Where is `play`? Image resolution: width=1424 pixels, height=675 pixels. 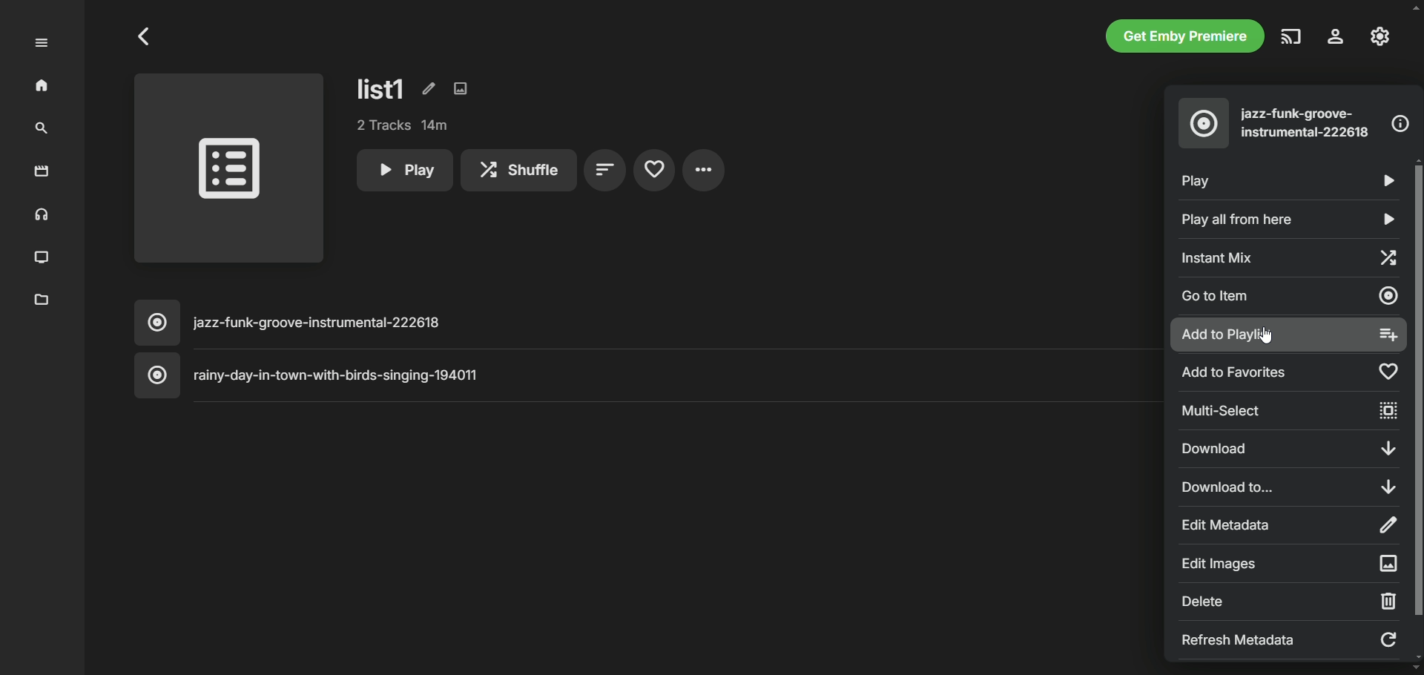
play is located at coordinates (403, 170).